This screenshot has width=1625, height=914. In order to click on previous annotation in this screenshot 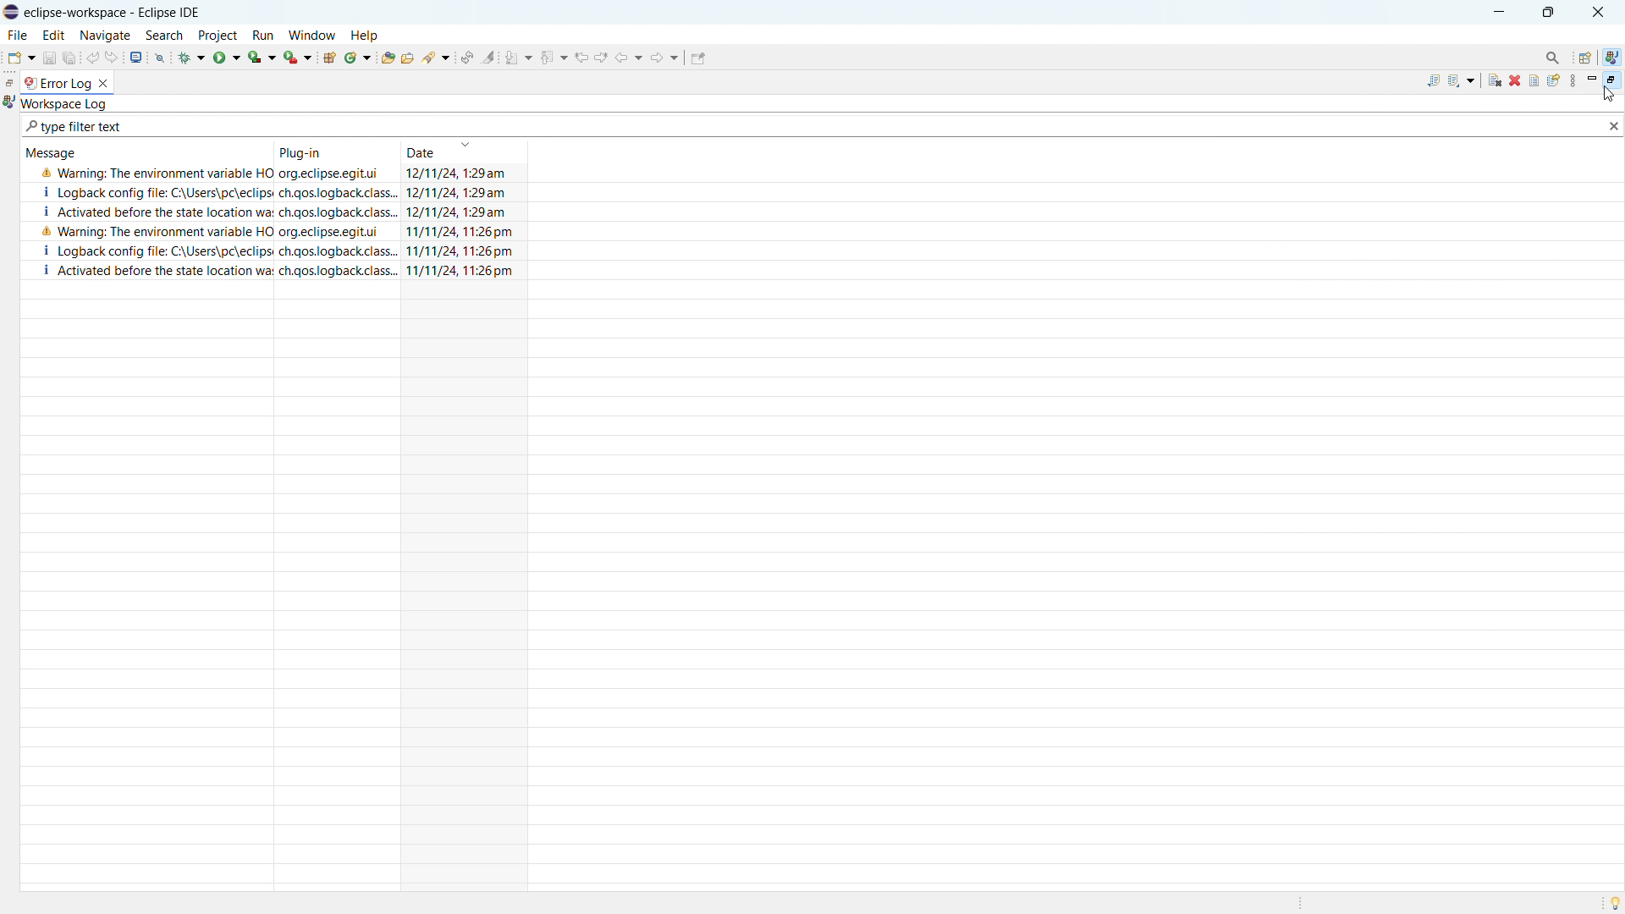, I will do `click(554, 56)`.